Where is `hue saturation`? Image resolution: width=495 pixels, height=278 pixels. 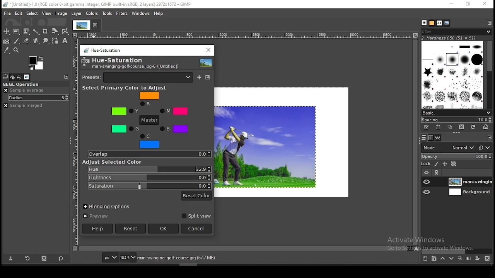
hue saturation is located at coordinates (102, 51).